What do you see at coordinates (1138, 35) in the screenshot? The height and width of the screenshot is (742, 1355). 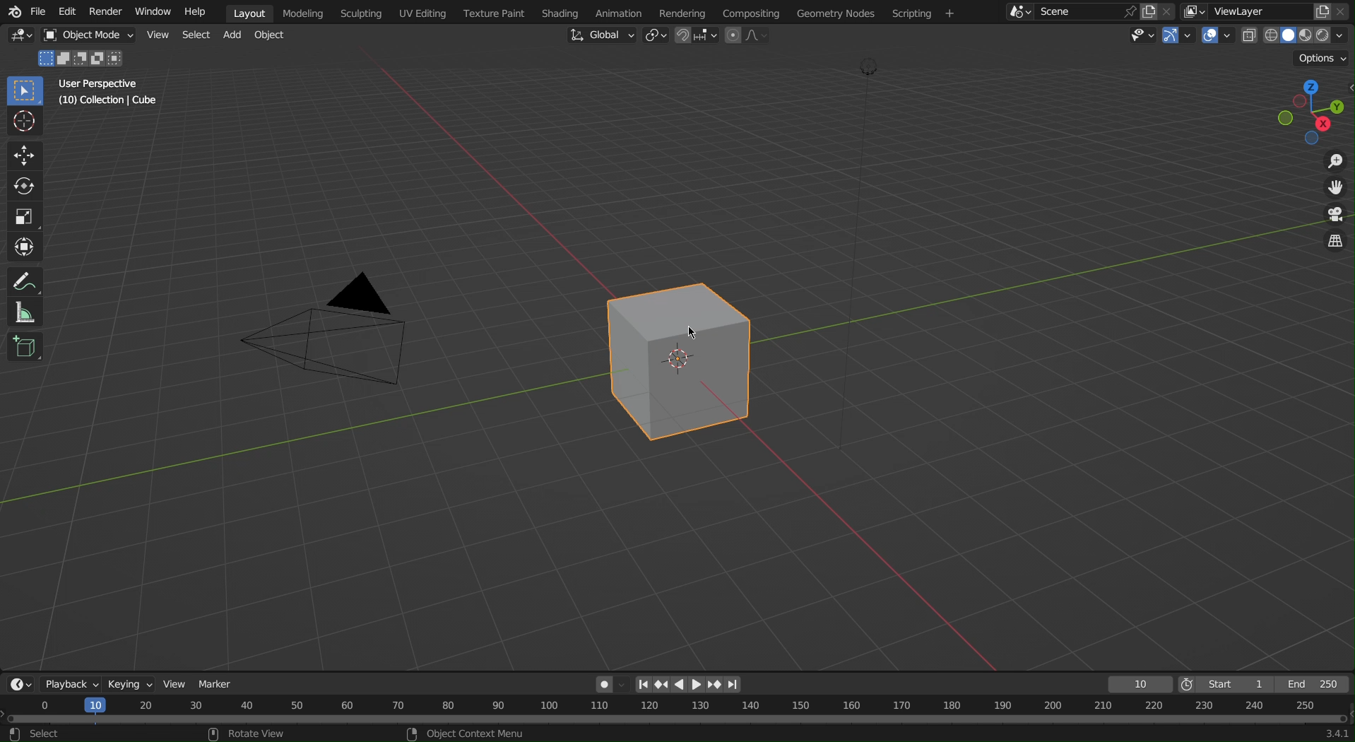 I see `Types of objects` at bounding box center [1138, 35].